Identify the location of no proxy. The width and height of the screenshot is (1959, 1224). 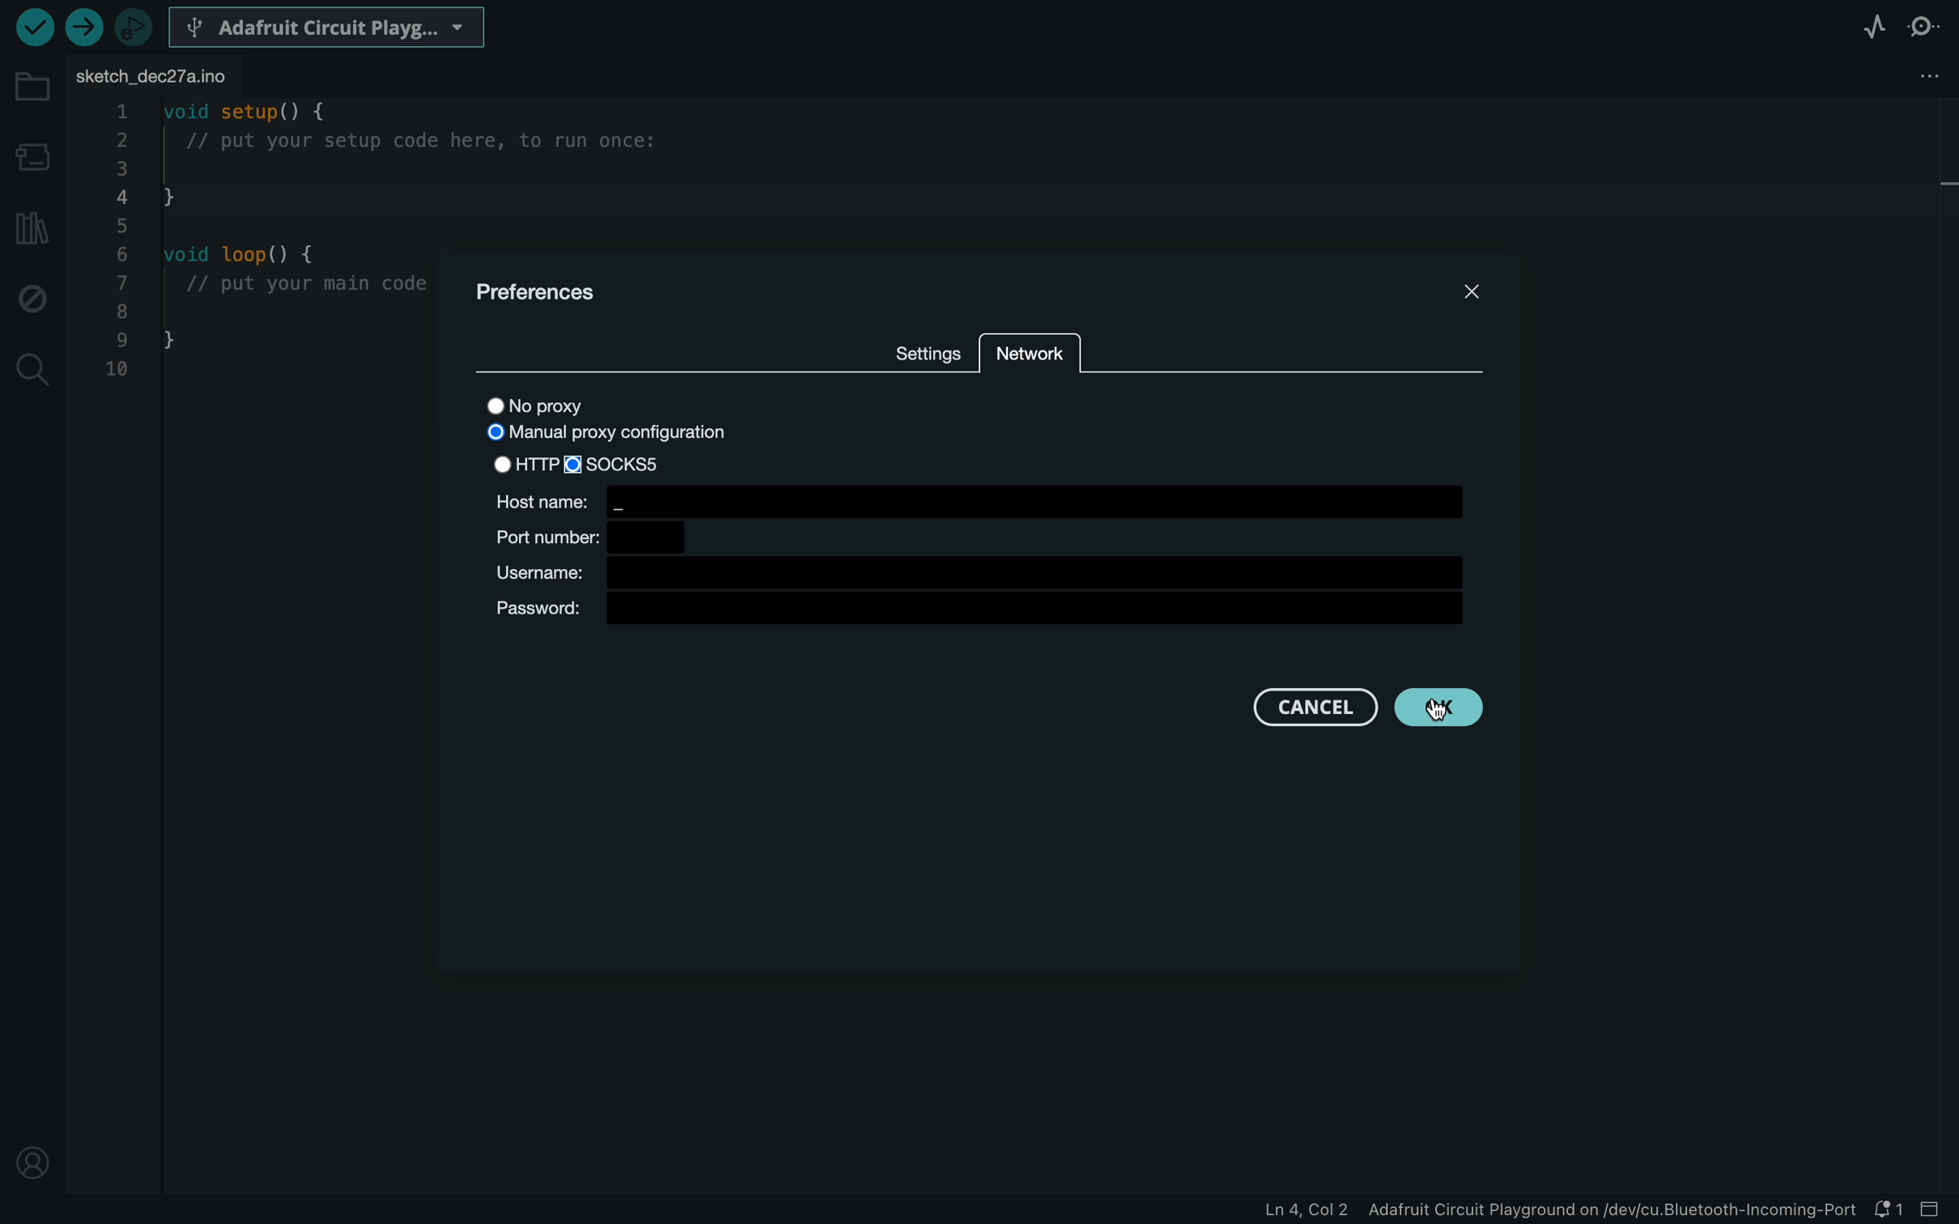
(555, 404).